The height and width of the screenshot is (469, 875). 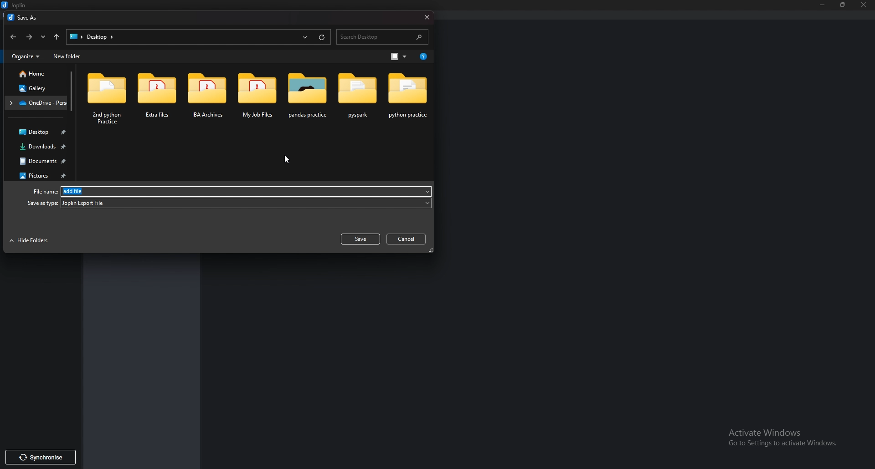 I want to click on Recent, so click(x=304, y=36).